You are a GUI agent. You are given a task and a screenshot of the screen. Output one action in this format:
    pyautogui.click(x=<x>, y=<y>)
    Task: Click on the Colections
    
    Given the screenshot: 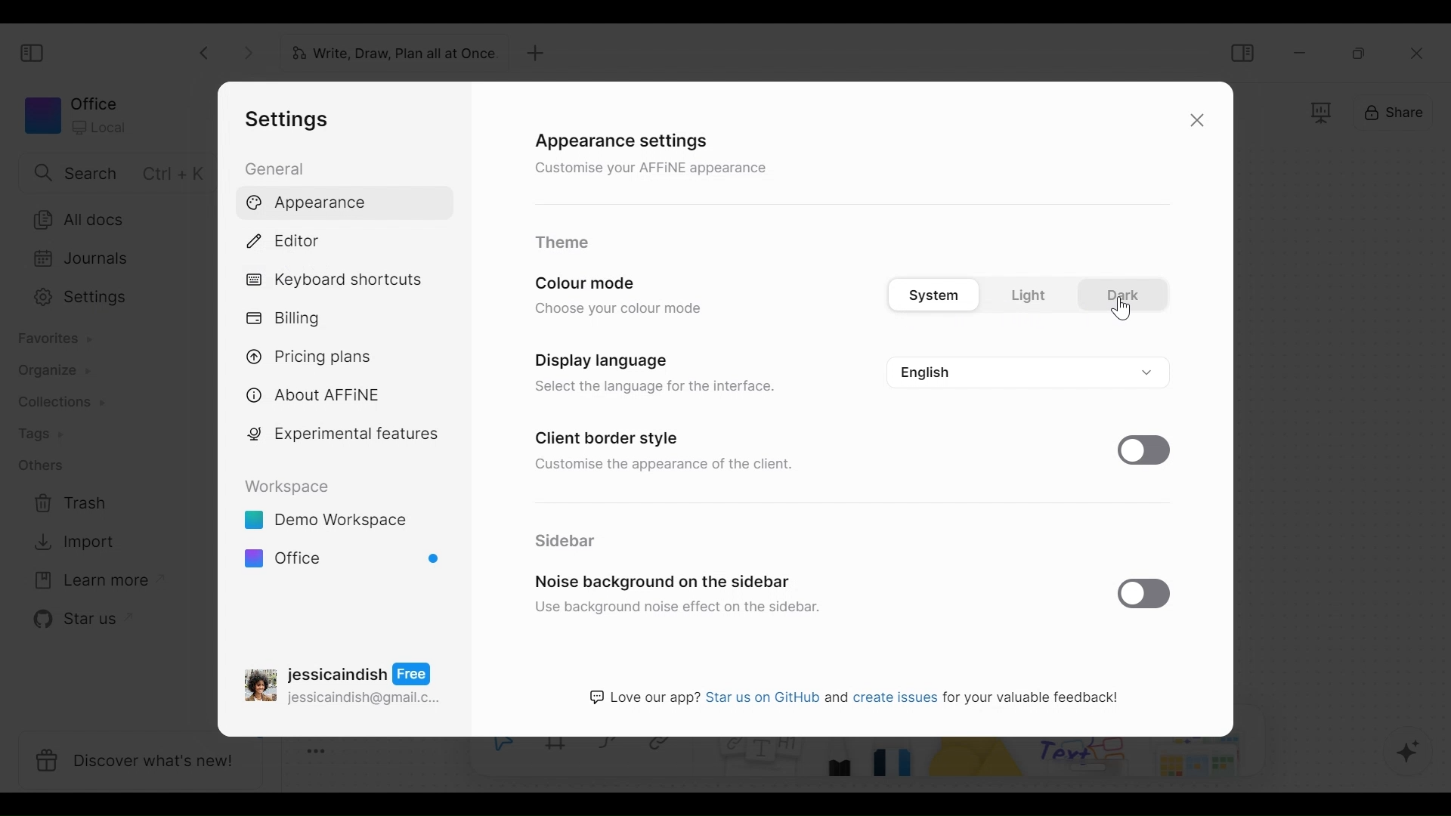 What is the action you would take?
    pyautogui.click(x=65, y=403)
    